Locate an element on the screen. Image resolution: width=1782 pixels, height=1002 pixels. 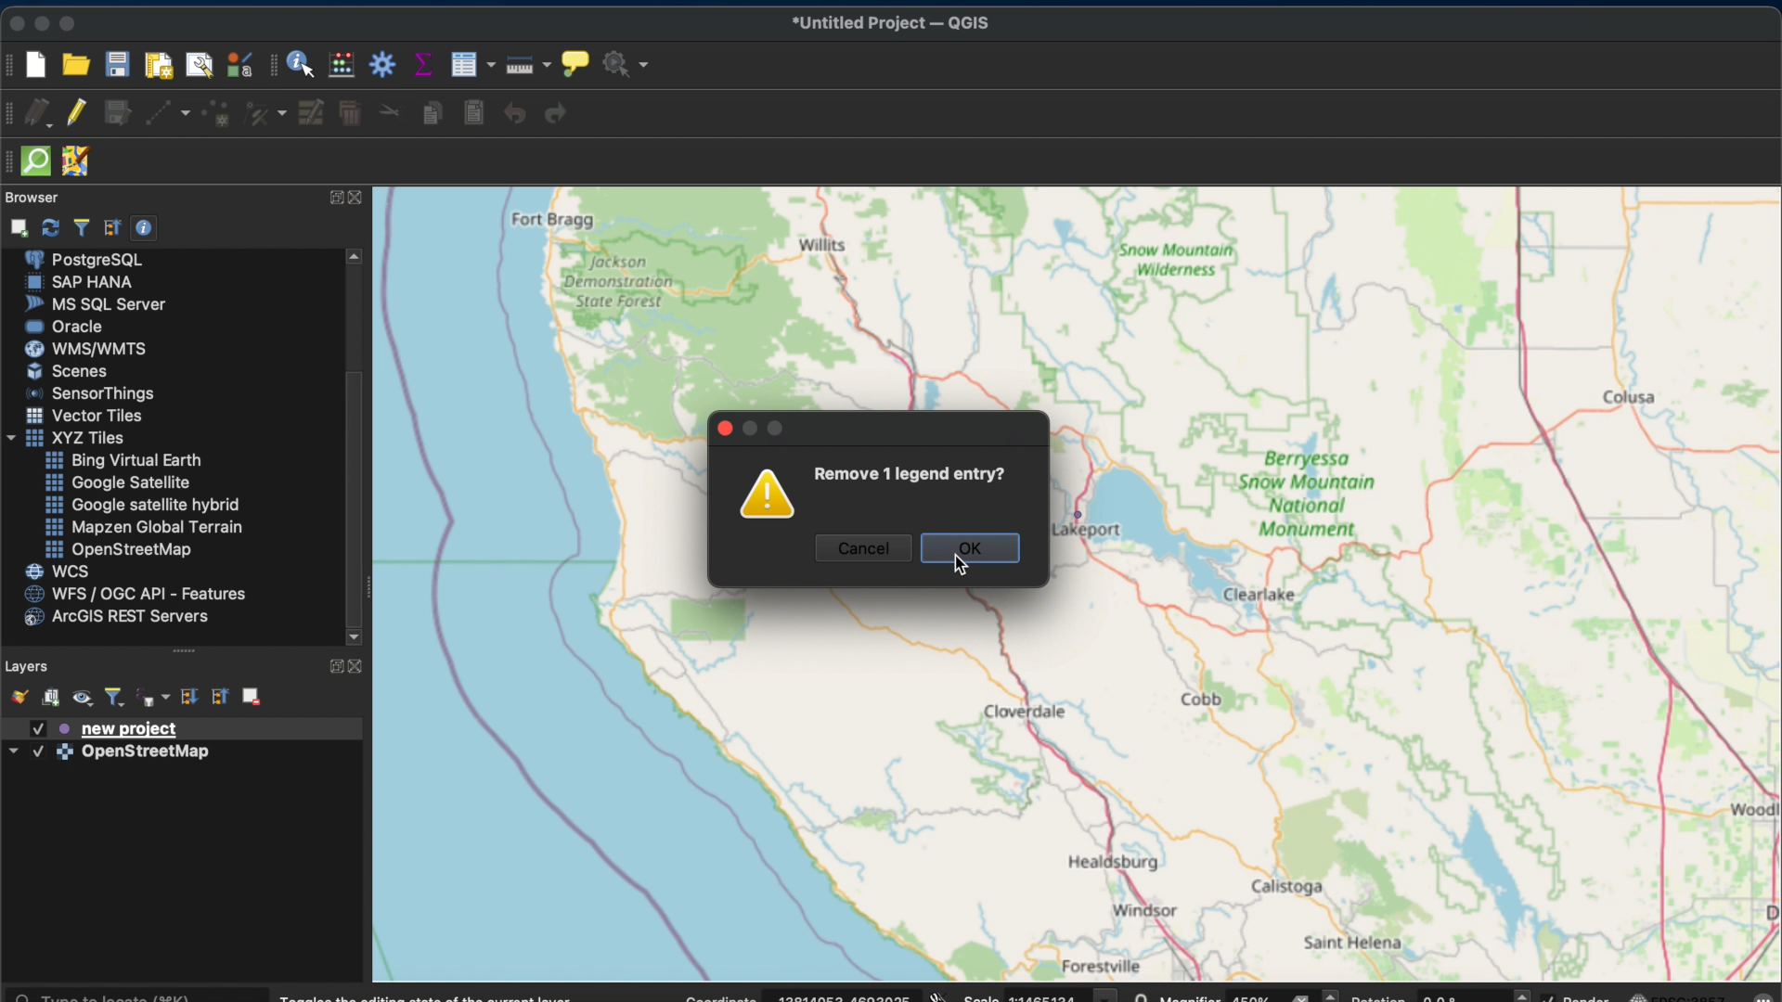
sensor. things is located at coordinates (84, 392).